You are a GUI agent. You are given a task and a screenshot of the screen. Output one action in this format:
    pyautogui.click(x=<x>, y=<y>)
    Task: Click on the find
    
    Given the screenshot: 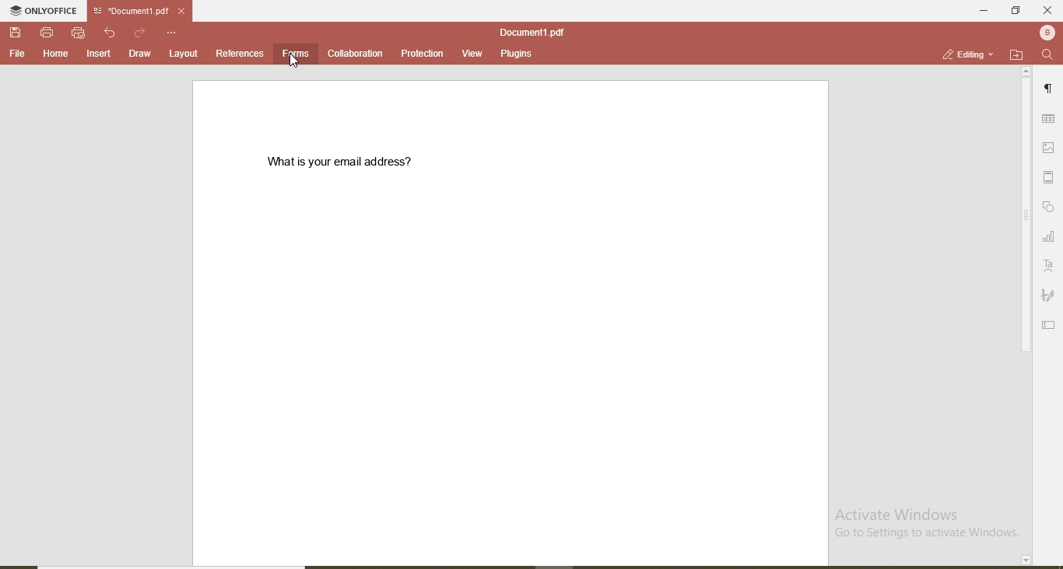 What is the action you would take?
    pyautogui.click(x=1047, y=55)
    